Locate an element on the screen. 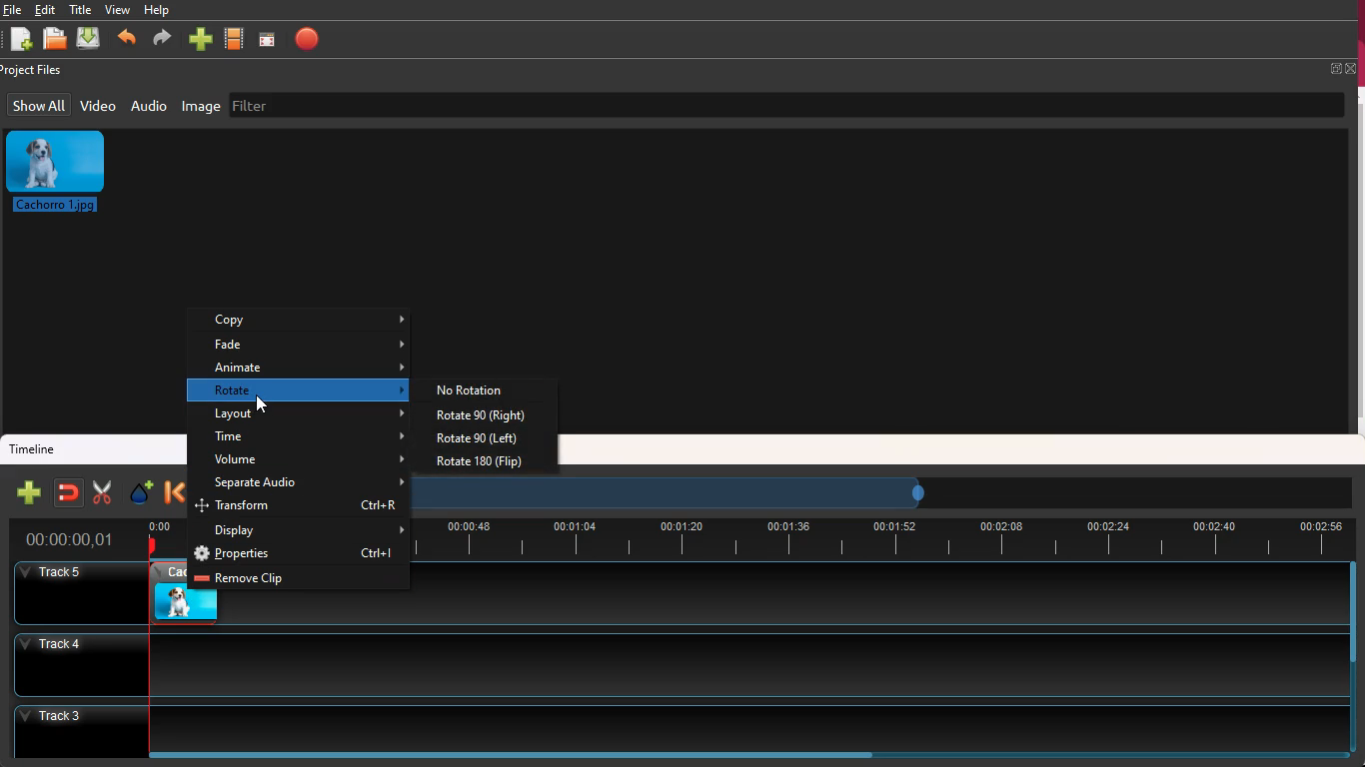 The image size is (1365, 767). edit is located at coordinates (45, 10).